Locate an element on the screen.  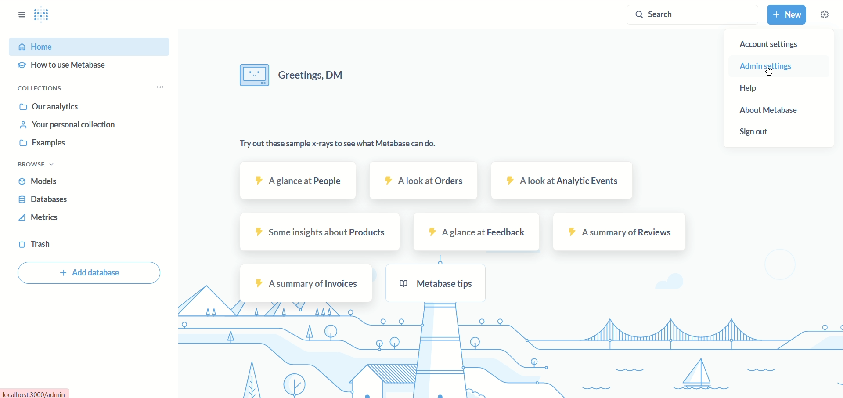
Add database is located at coordinates (92, 273).